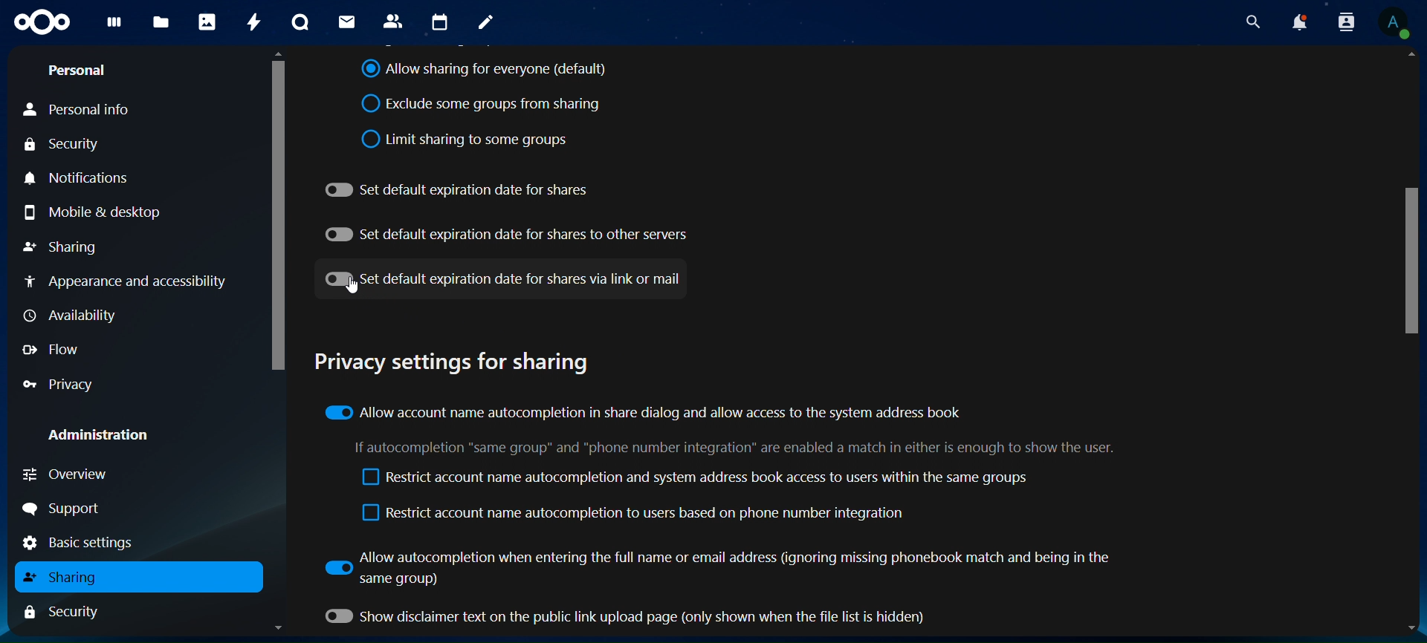 This screenshot has height=643, width=1427. Describe the element at coordinates (485, 105) in the screenshot. I see `exclude somegroups from sharing` at that location.